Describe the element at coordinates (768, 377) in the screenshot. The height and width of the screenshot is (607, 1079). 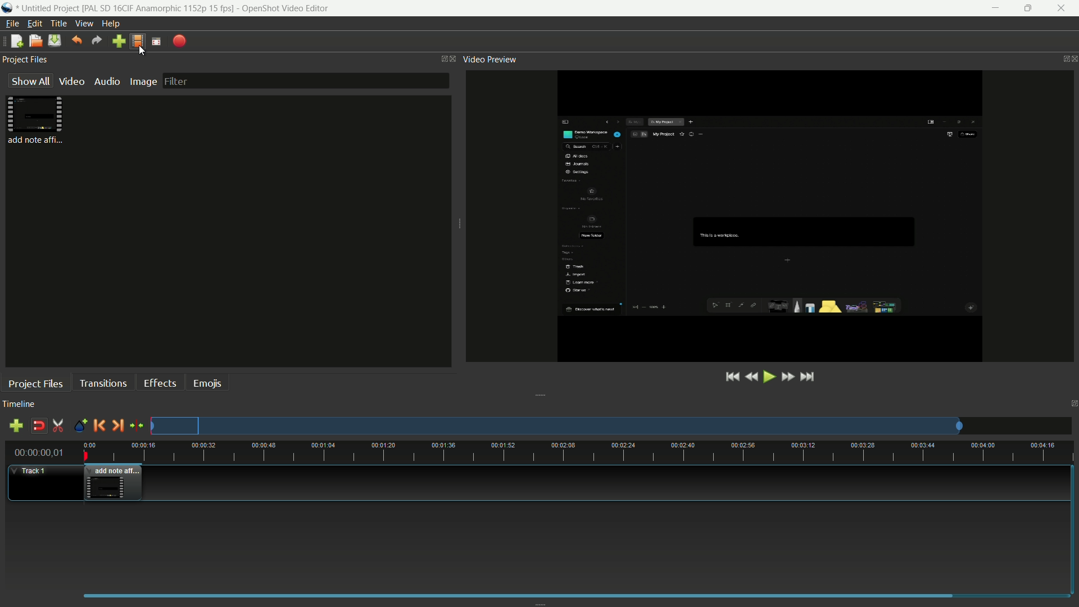
I see `play or pause` at that location.